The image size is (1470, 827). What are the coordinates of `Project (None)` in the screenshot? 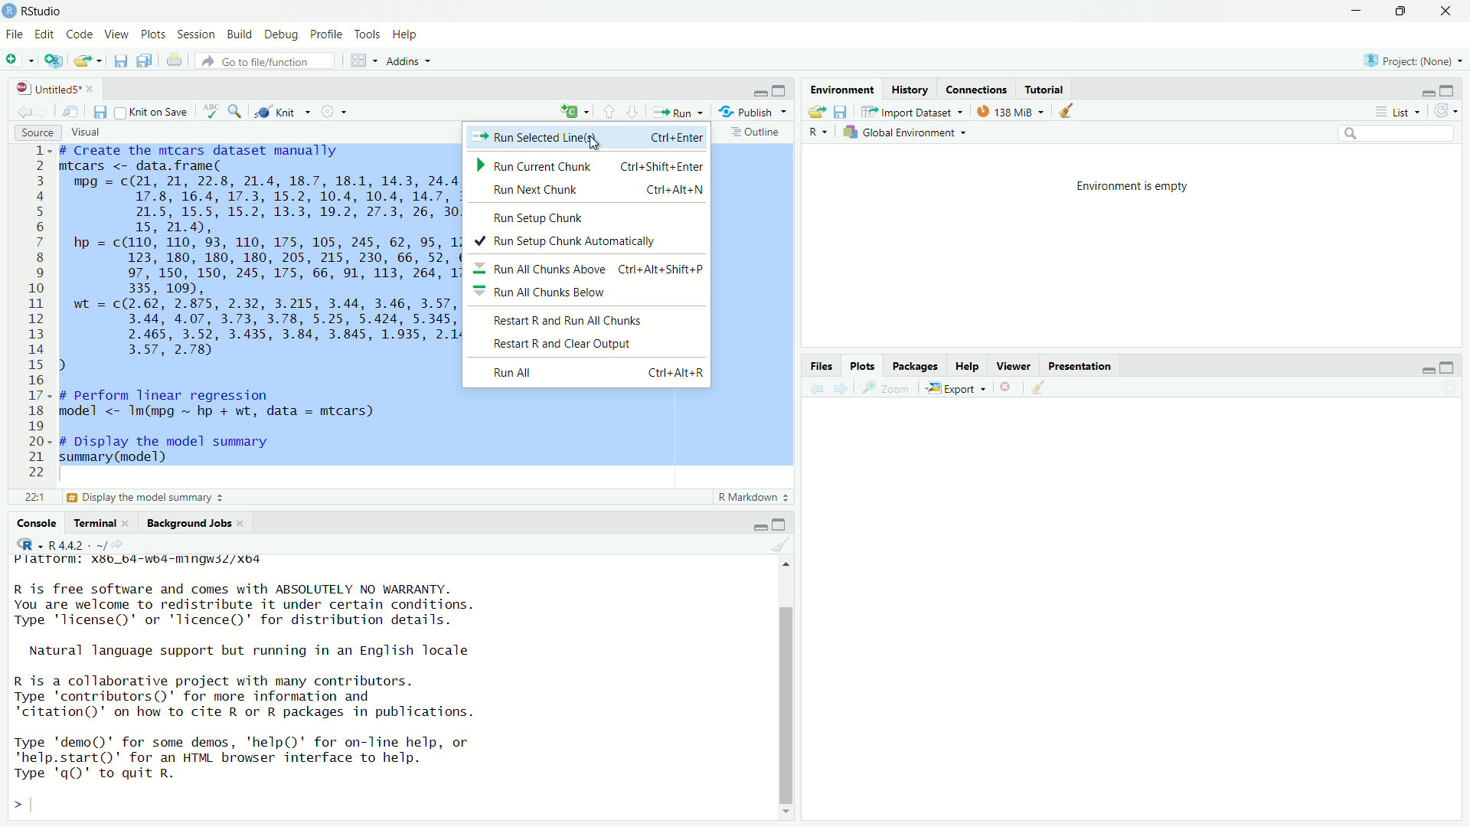 It's located at (1407, 60).